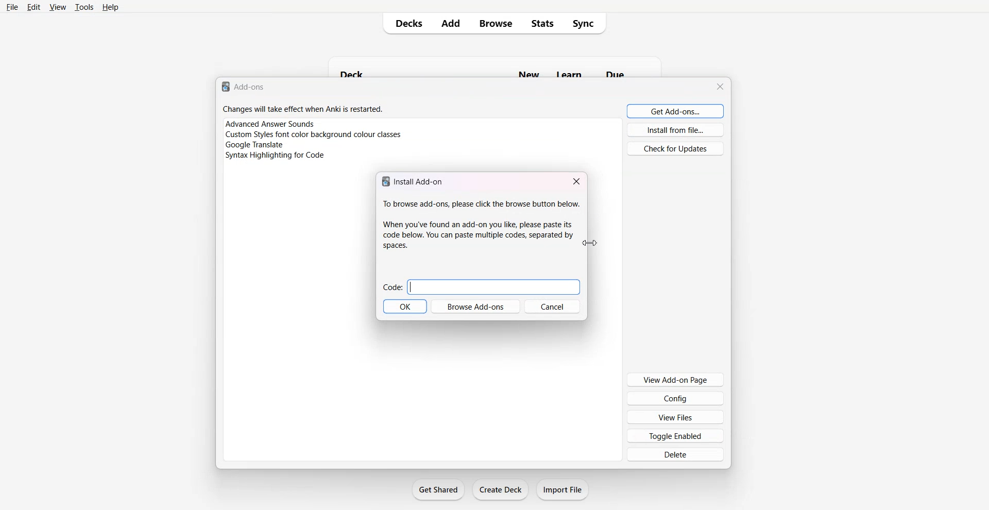  What do you see at coordinates (270, 124) in the screenshot?
I see `advanced answer sounds` at bounding box center [270, 124].